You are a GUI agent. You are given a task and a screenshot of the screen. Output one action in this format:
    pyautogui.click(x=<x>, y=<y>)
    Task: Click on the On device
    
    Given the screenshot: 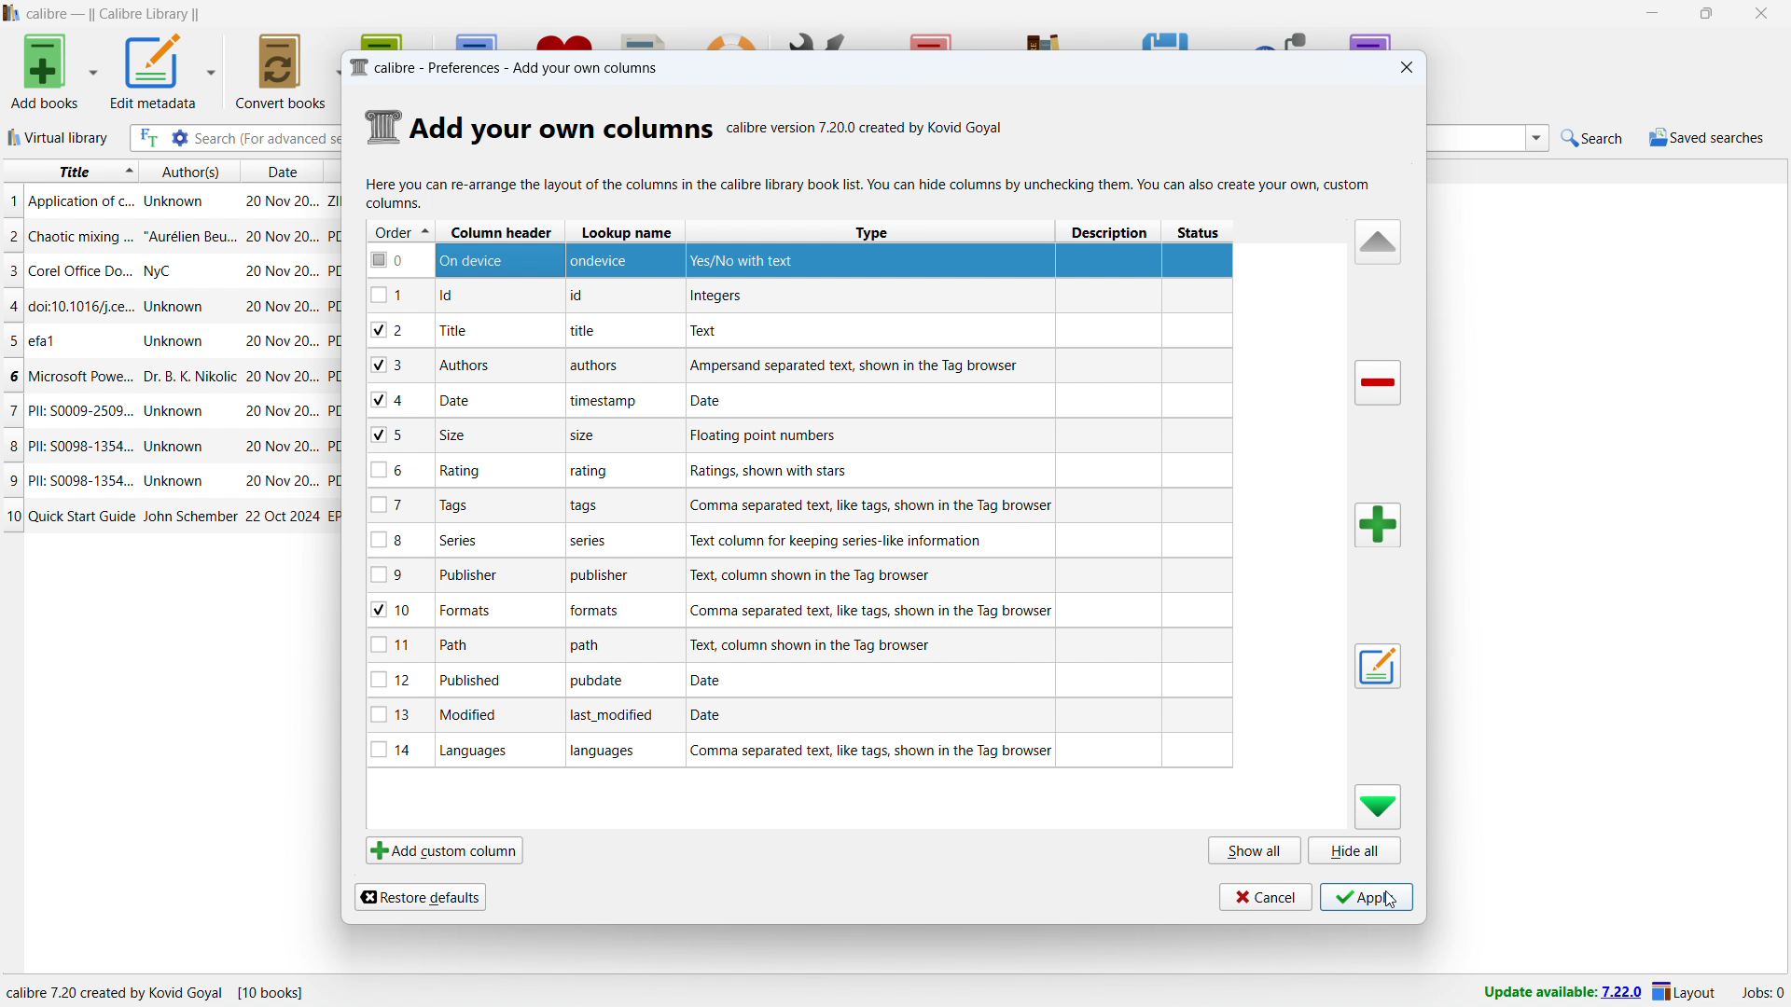 What is the action you would take?
    pyautogui.click(x=479, y=260)
    